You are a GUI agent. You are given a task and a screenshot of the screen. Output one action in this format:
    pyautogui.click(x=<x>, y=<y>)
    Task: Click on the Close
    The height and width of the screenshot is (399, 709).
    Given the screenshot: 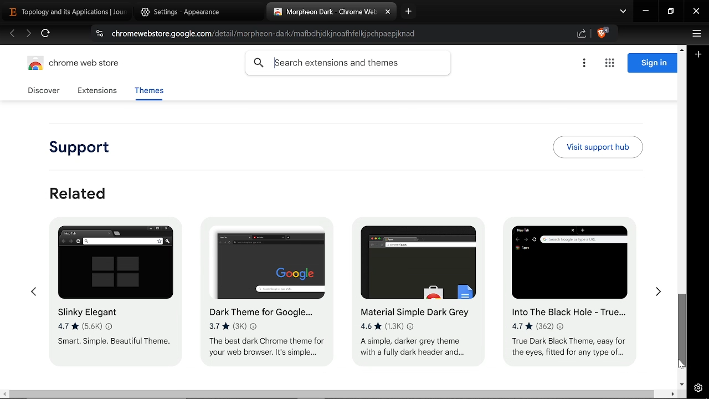 What is the action you would take?
    pyautogui.click(x=696, y=12)
    